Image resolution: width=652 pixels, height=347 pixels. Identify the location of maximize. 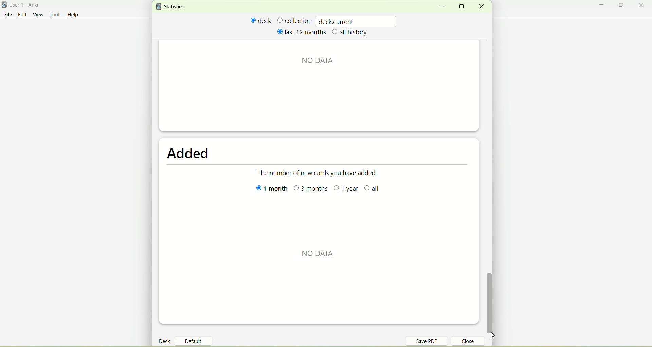
(622, 6).